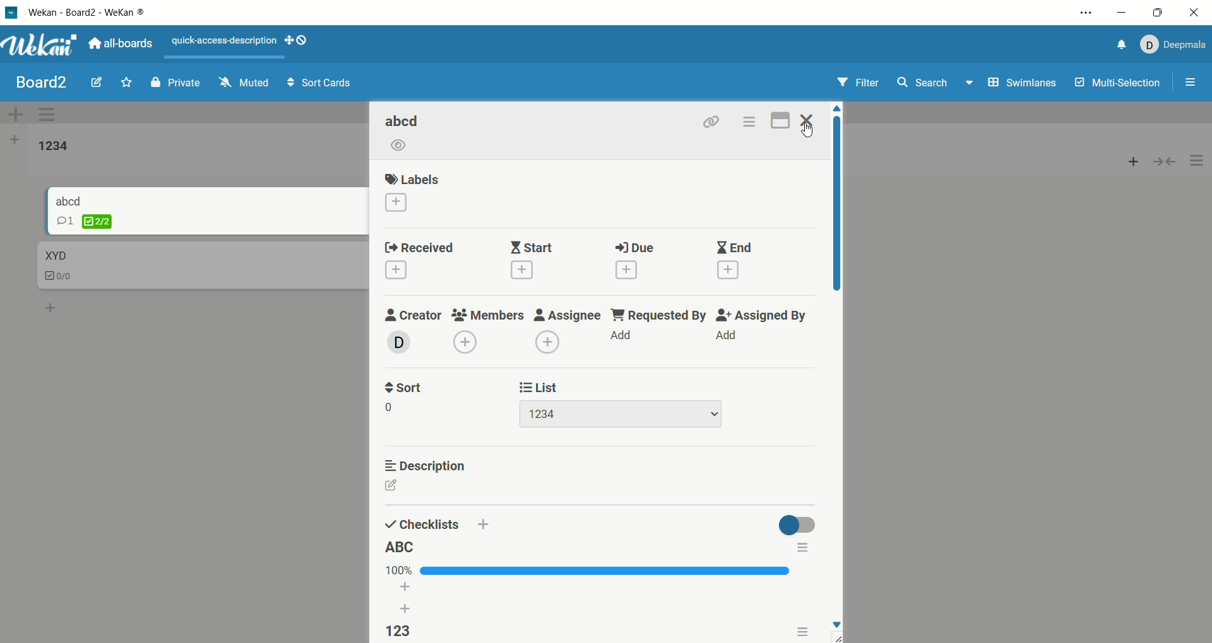 This screenshot has height=643, width=1212. What do you see at coordinates (126, 45) in the screenshot?
I see `all boards` at bounding box center [126, 45].